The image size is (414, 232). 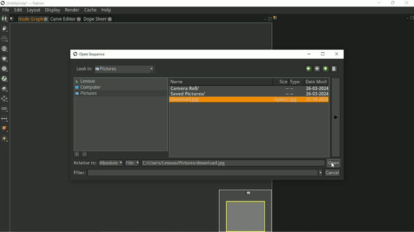 What do you see at coordinates (317, 69) in the screenshot?
I see `Go forward` at bounding box center [317, 69].